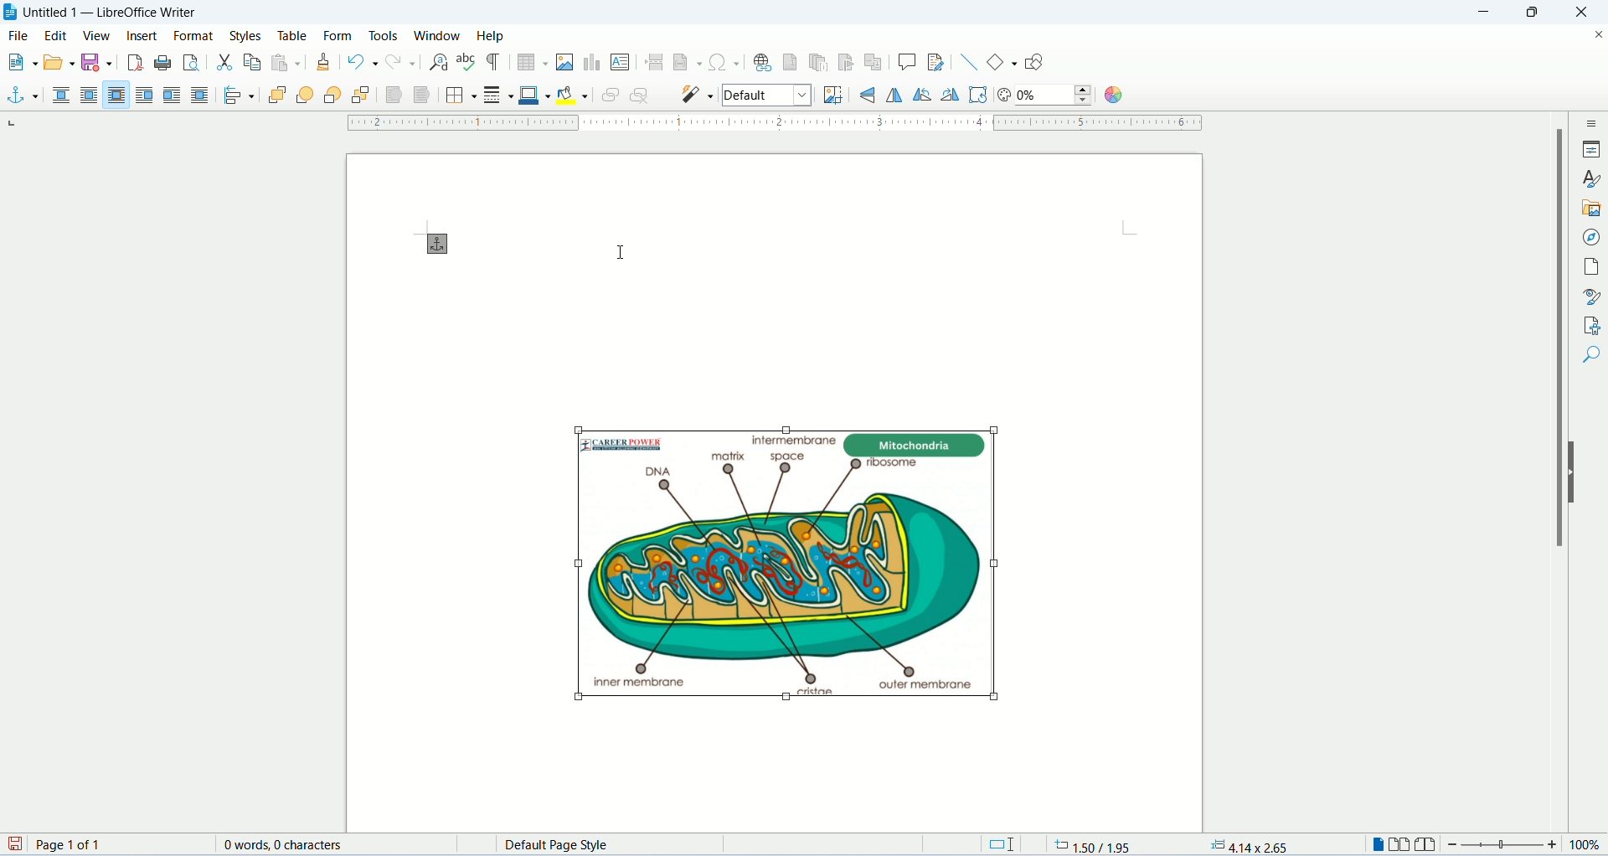 The height and width of the screenshot is (856, 1608). What do you see at coordinates (1036, 60) in the screenshot?
I see `show draw functions` at bounding box center [1036, 60].